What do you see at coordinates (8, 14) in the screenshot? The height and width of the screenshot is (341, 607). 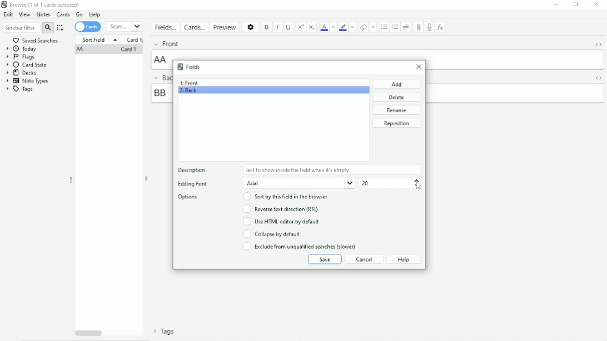 I see `Edit` at bounding box center [8, 14].